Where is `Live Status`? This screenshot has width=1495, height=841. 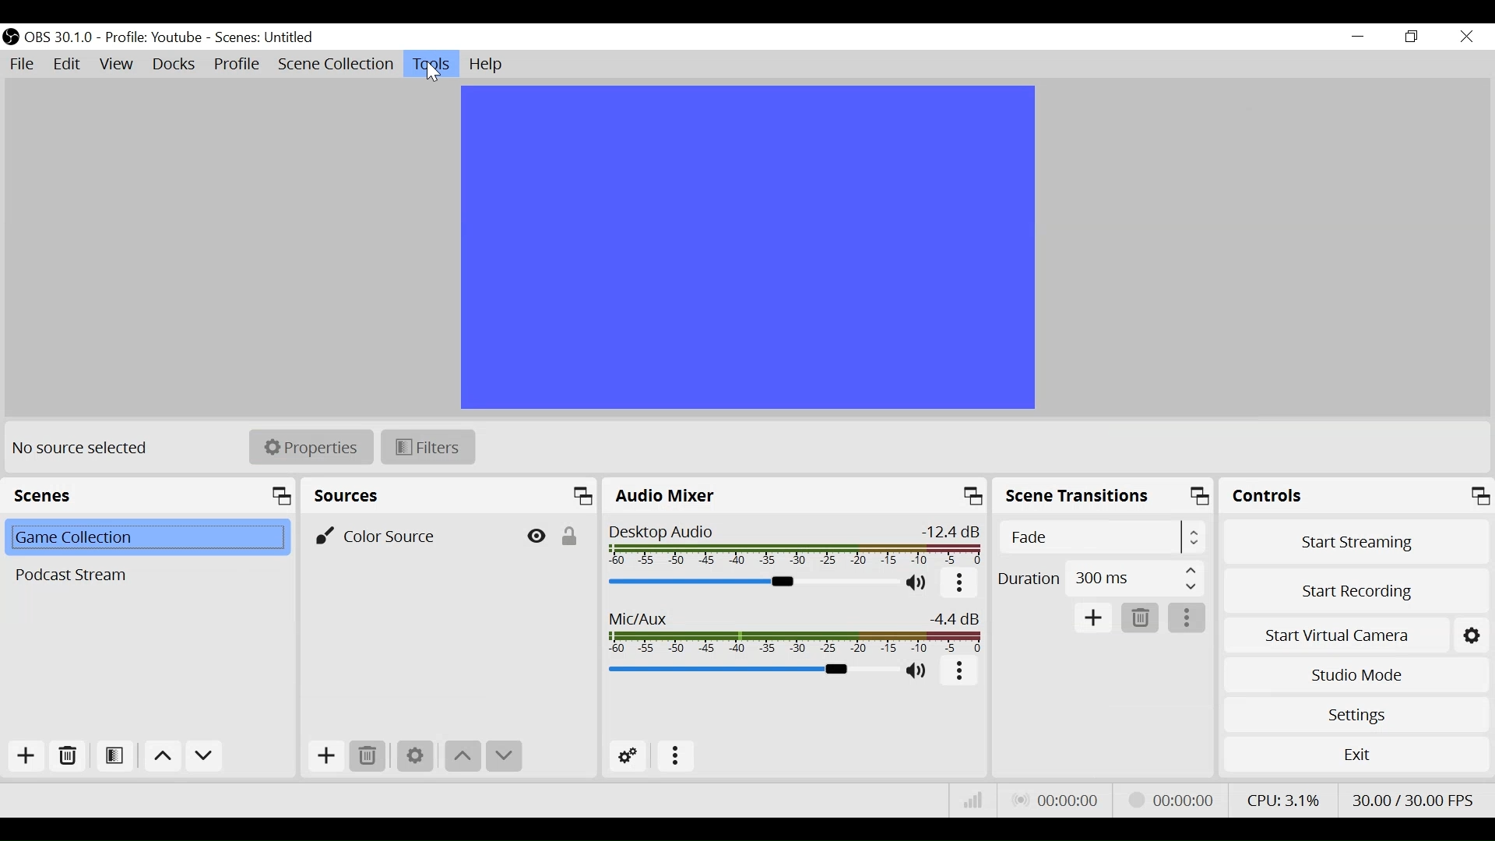
Live Status is located at coordinates (1057, 800).